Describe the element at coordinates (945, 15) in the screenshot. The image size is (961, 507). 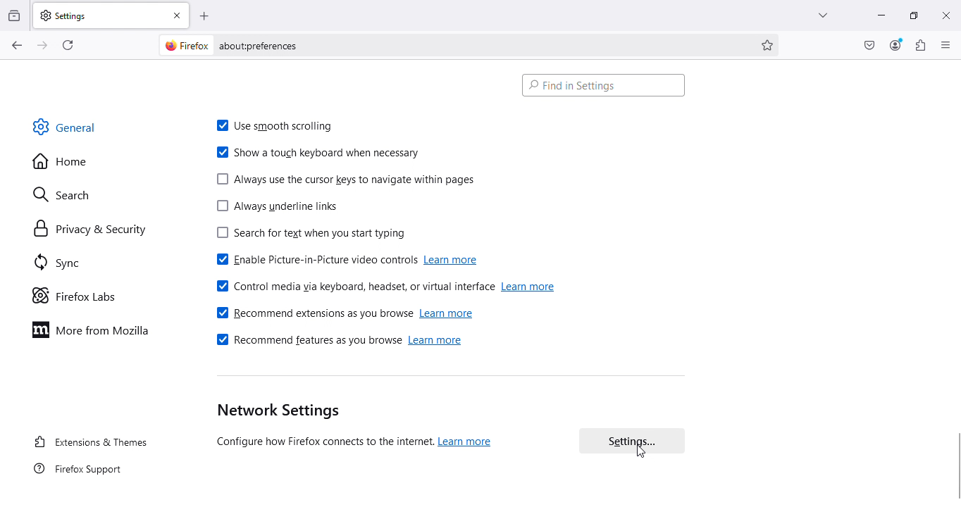
I see `Close` at that location.